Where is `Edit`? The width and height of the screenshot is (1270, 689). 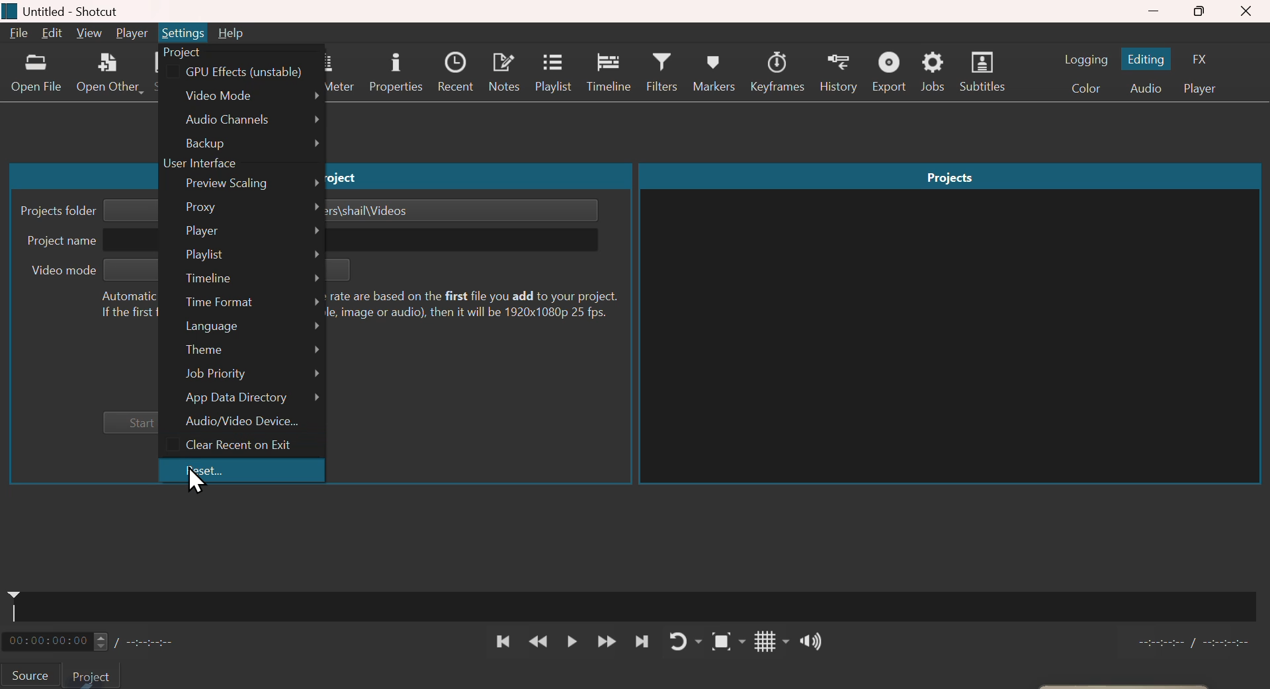
Edit is located at coordinates (51, 34).